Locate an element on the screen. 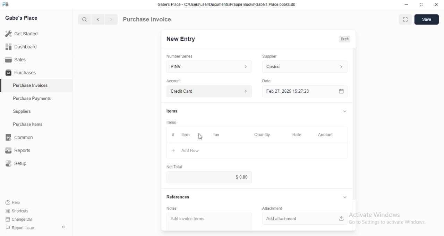 The width and height of the screenshot is (444, 236). Net Total is located at coordinates (174, 167).